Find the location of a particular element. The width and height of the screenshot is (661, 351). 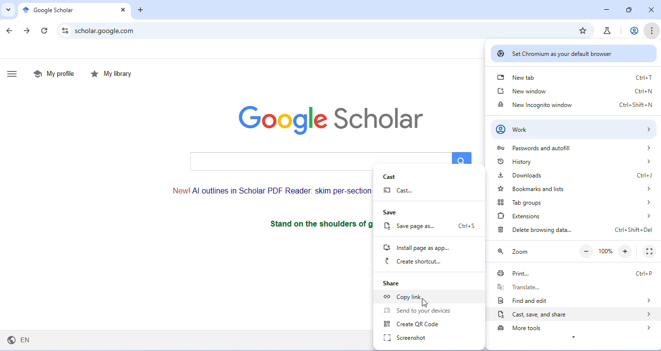

print is located at coordinates (575, 273).